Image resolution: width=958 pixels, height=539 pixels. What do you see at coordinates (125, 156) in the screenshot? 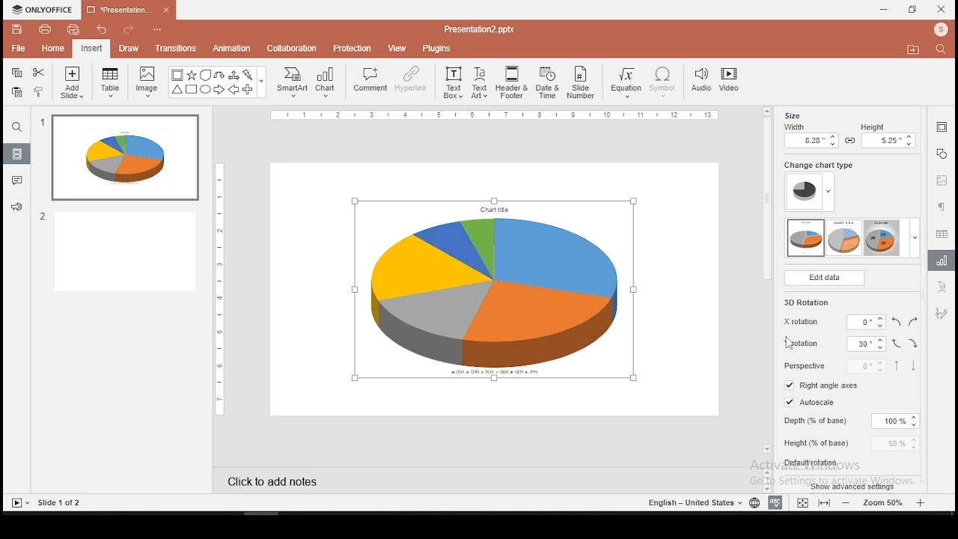
I see `slide 1` at bounding box center [125, 156].